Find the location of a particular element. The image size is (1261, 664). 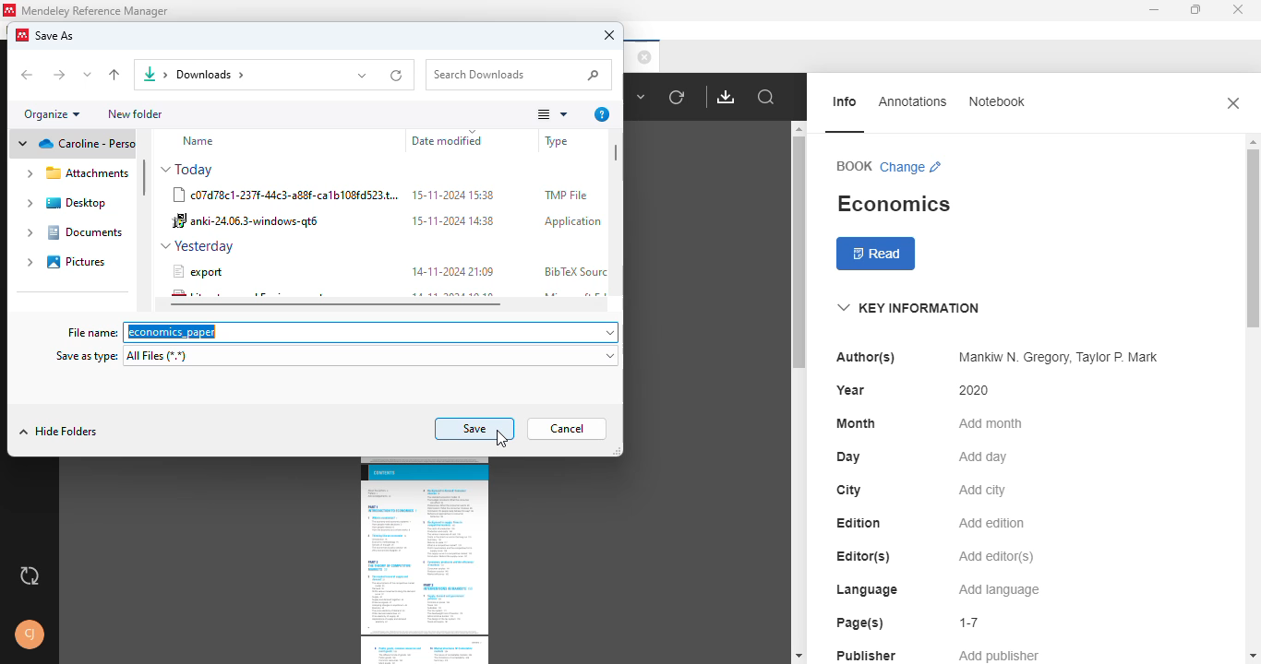

vertical scroll bar is located at coordinates (617, 151).